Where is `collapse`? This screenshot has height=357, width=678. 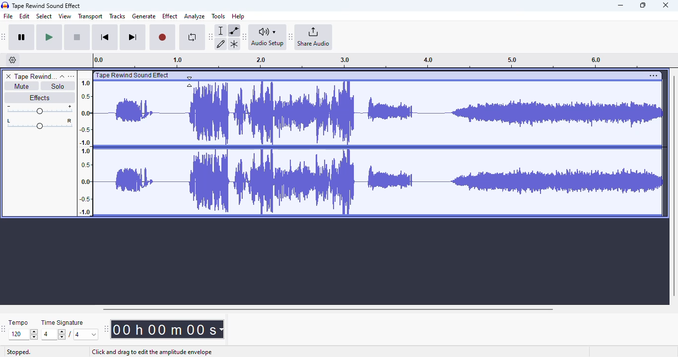
collapse is located at coordinates (62, 76).